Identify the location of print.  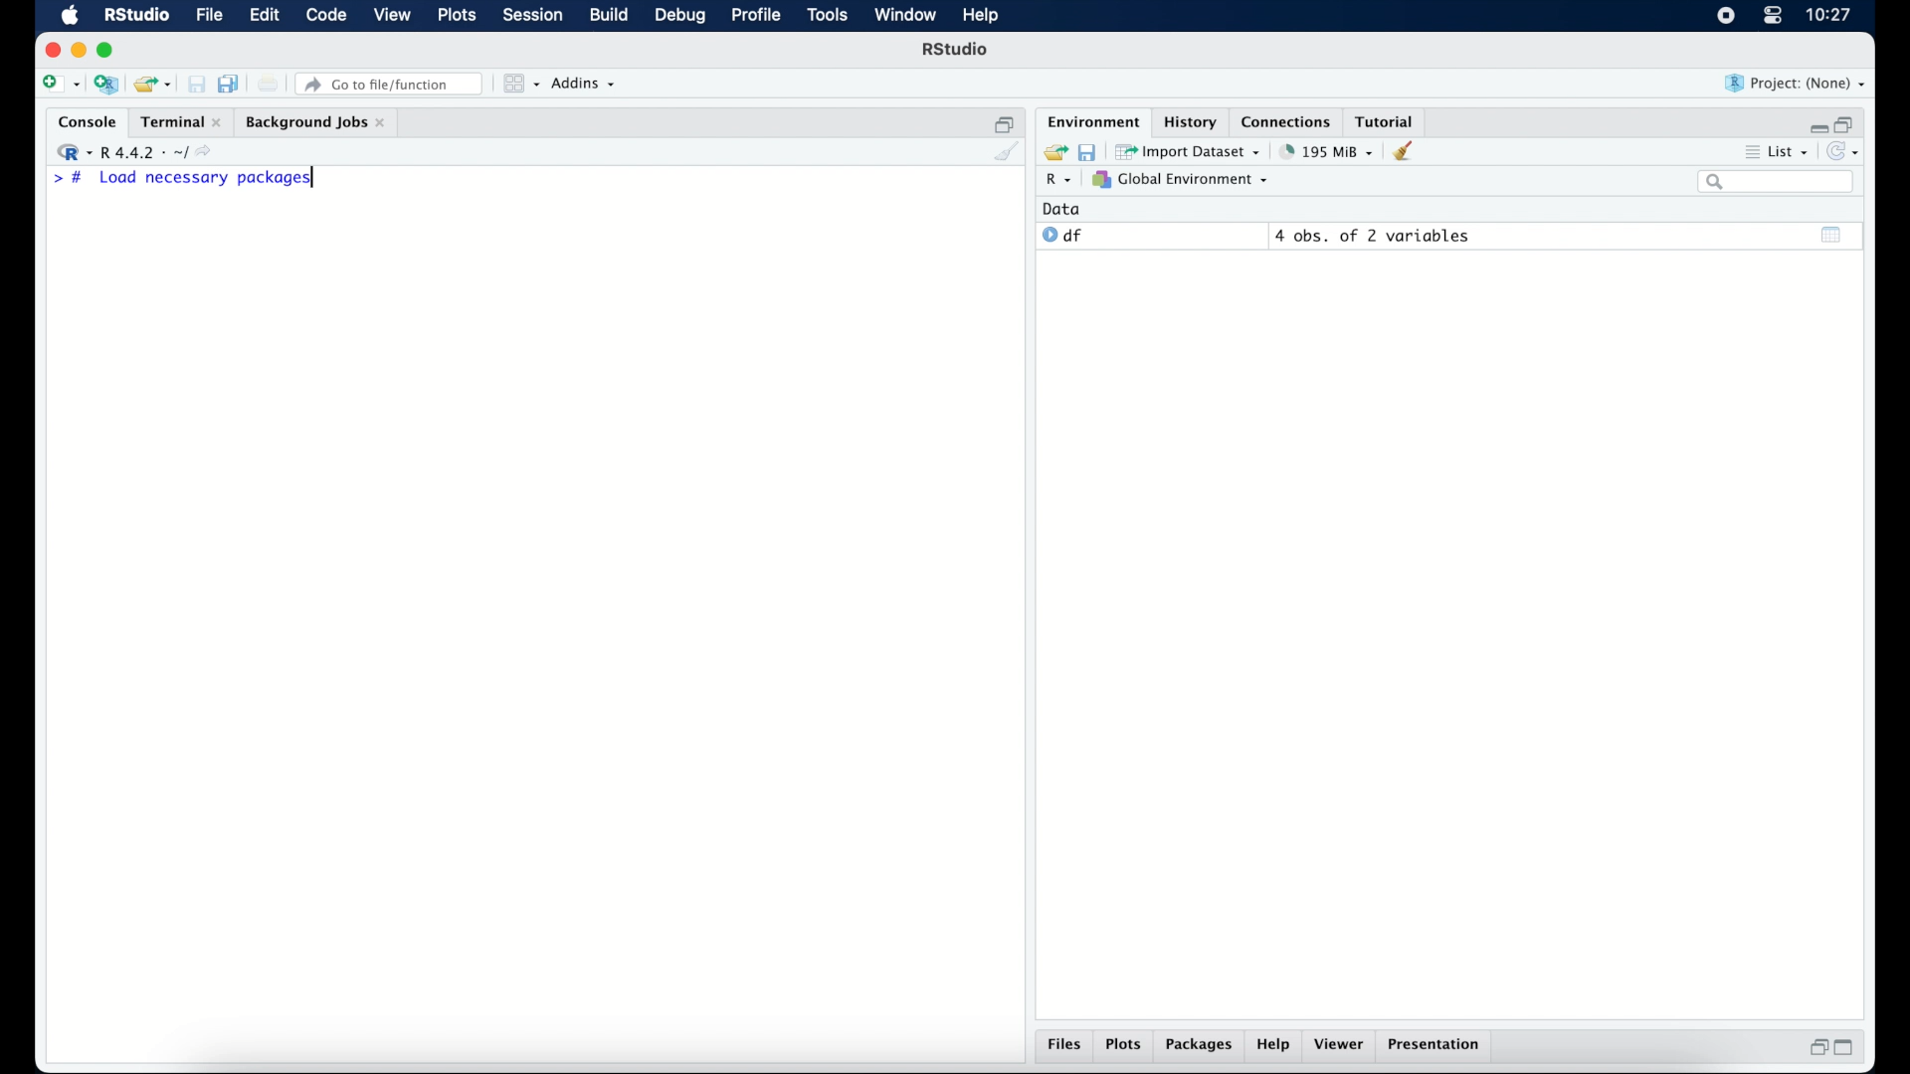
(269, 84).